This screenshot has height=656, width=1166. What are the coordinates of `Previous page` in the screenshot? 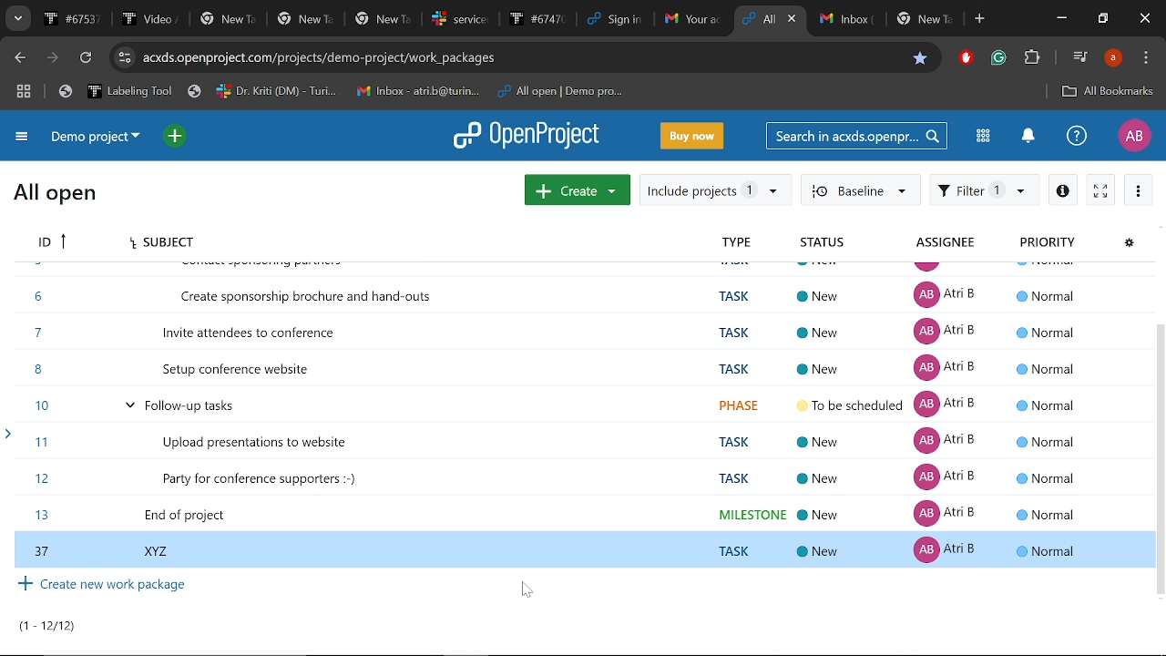 It's located at (23, 59).